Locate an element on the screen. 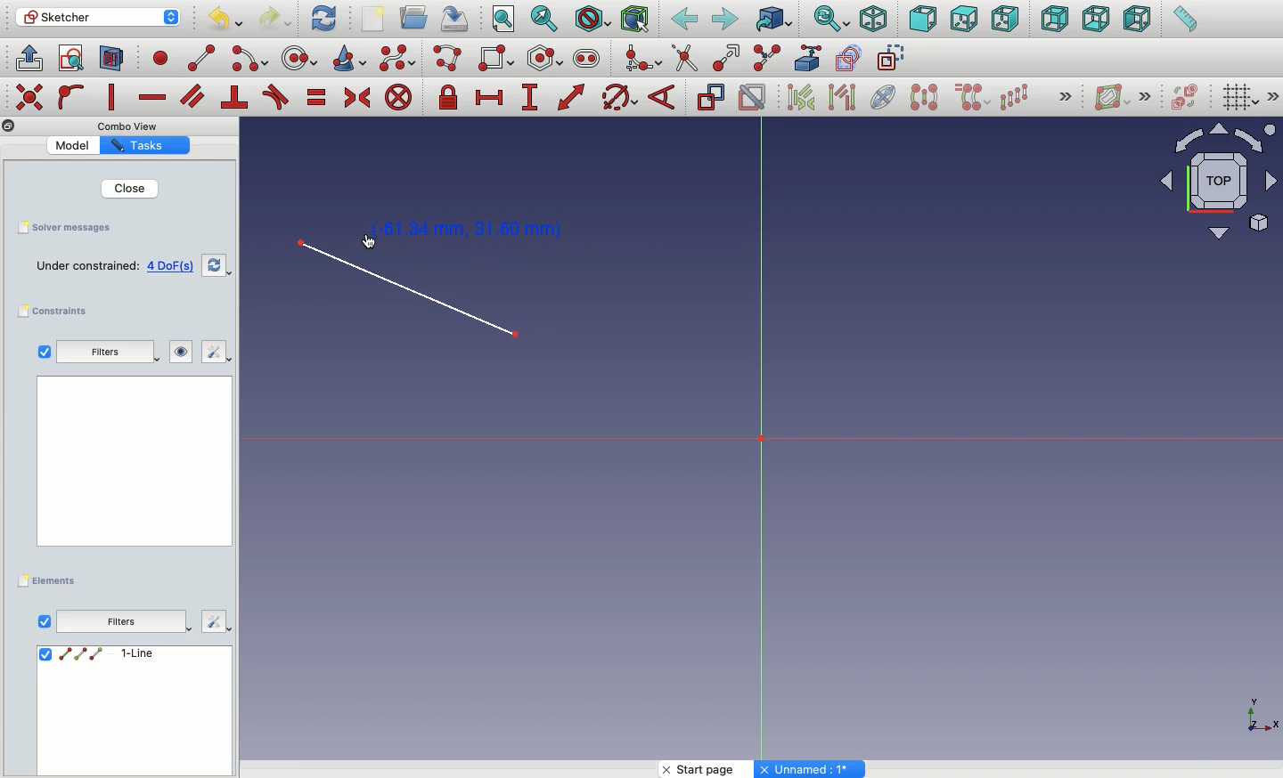 Image resolution: width=1283 pixels, height=778 pixels. Rectangle is located at coordinates (498, 59).